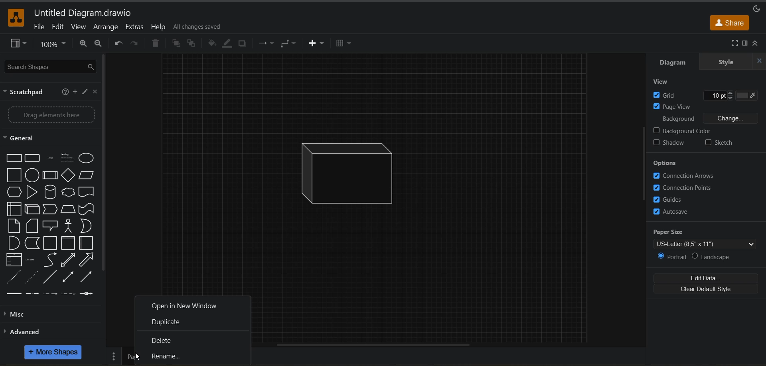  What do you see at coordinates (242, 45) in the screenshot?
I see `shadow` at bounding box center [242, 45].